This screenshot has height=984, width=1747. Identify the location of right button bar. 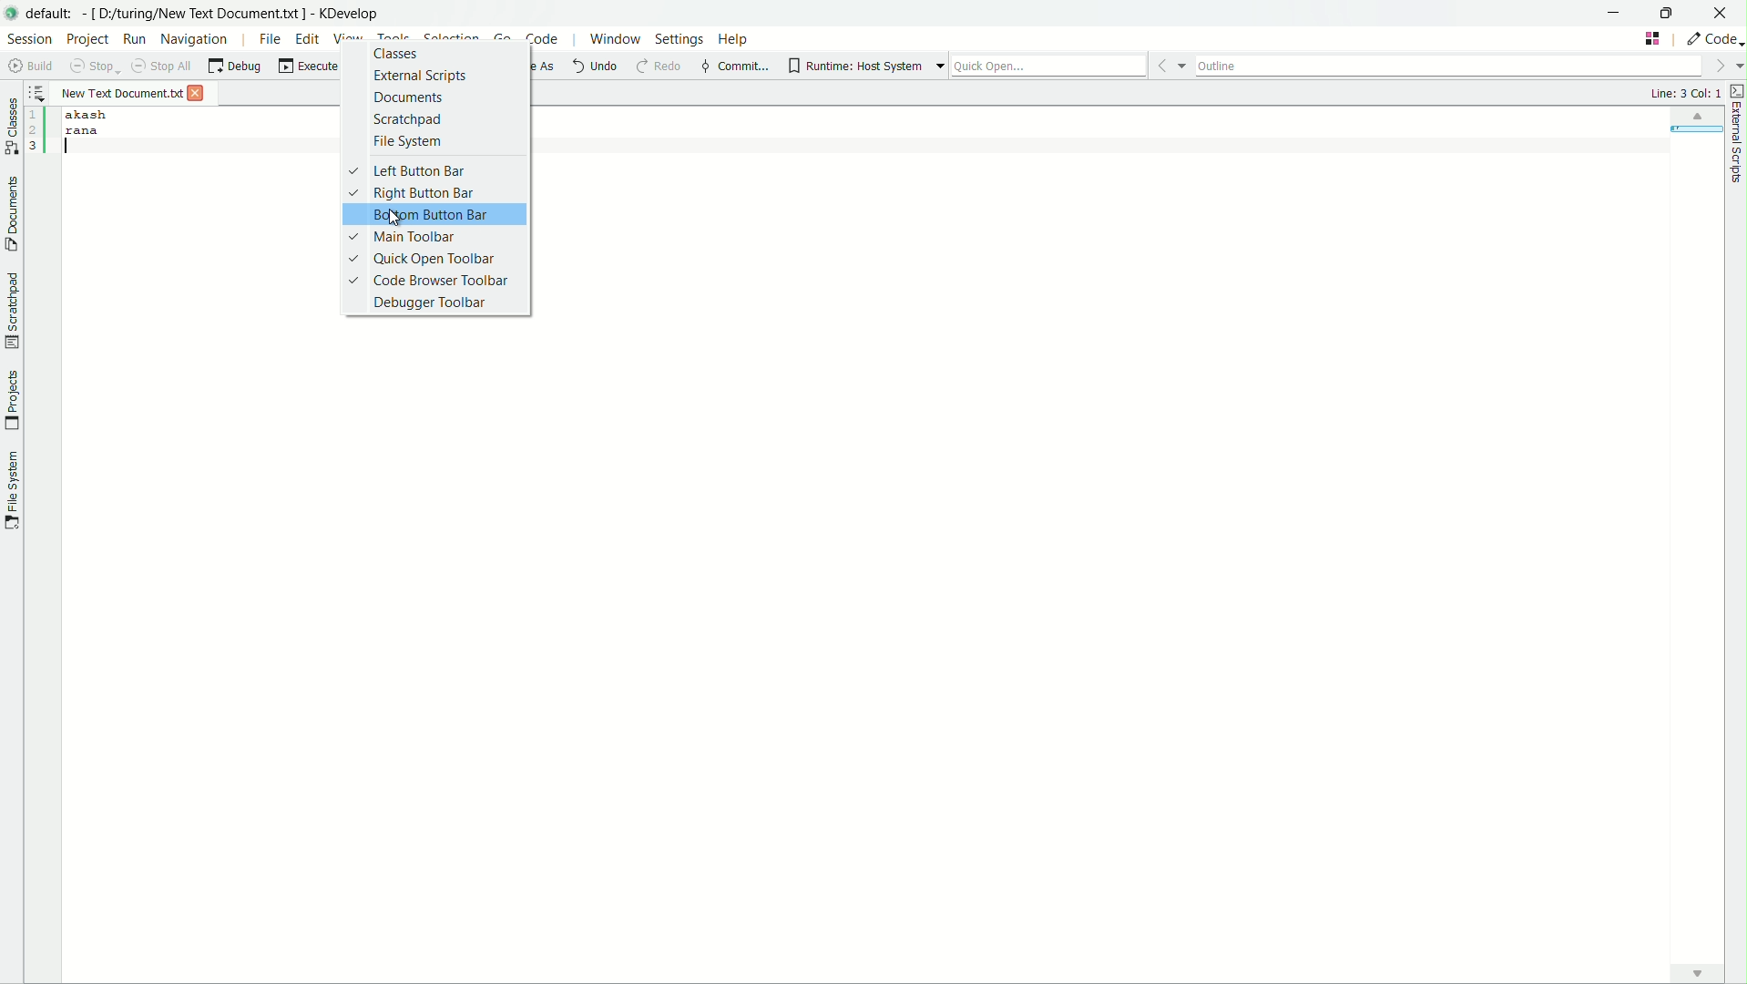
(409, 191).